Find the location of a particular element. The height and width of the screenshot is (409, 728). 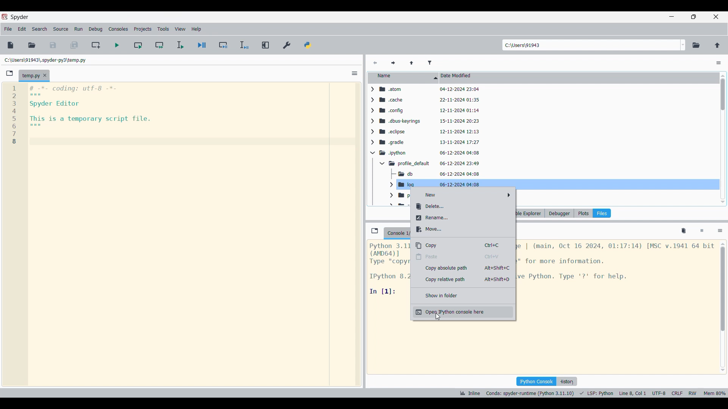

Maximize current pane is located at coordinates (266, 45).